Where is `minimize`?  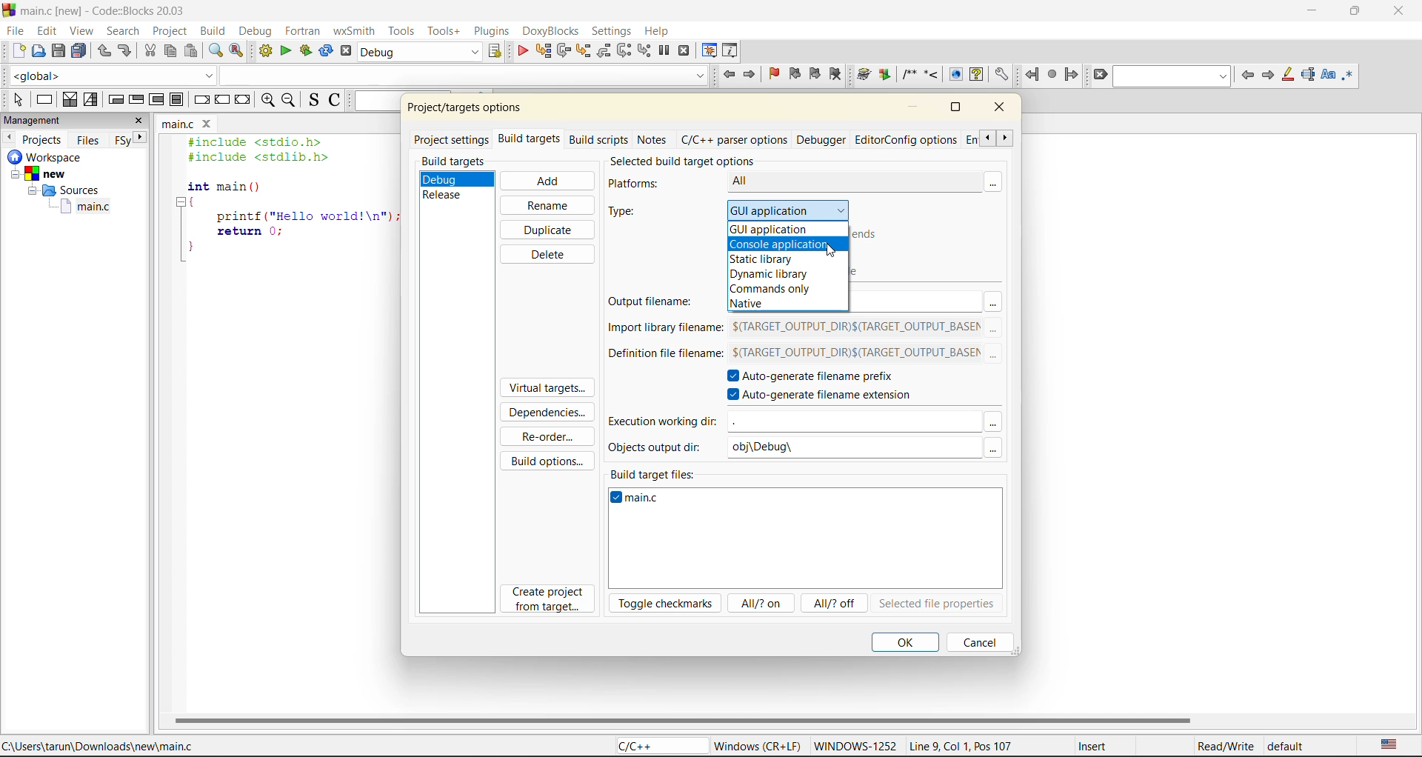 minimize is located at coordinates (1318, 13).